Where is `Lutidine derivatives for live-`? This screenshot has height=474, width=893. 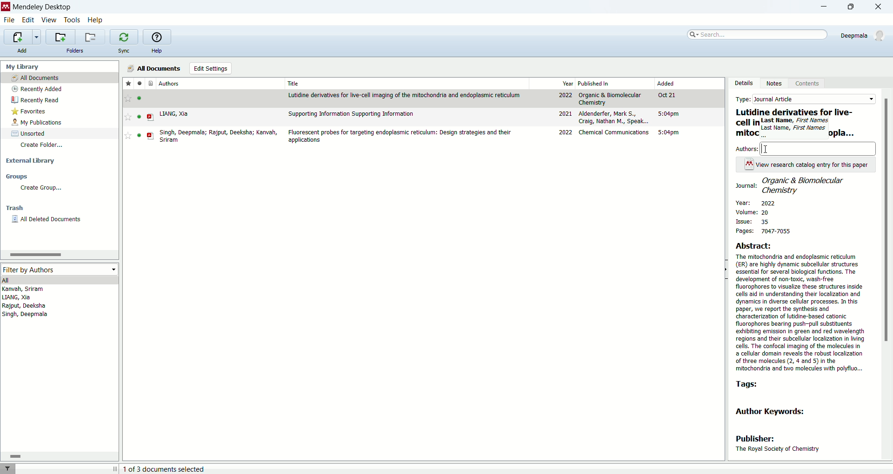 Lutidine derivatives for live- is located at coordinates (795, 112).